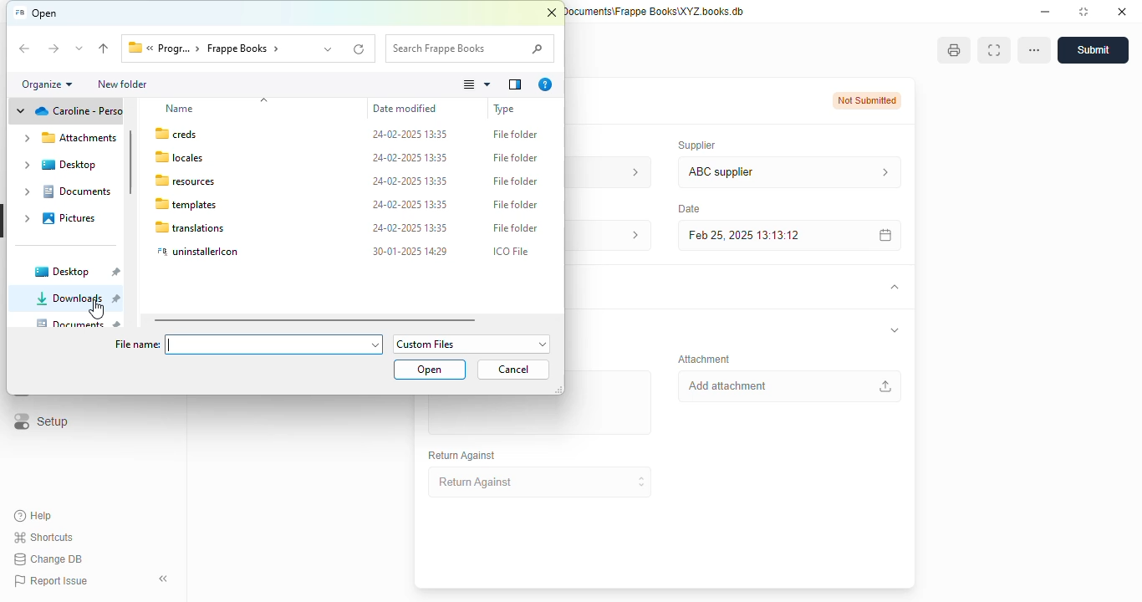  Describe the element at coordinates (48, 559) in the screenshot. I see `change DB` at that location.